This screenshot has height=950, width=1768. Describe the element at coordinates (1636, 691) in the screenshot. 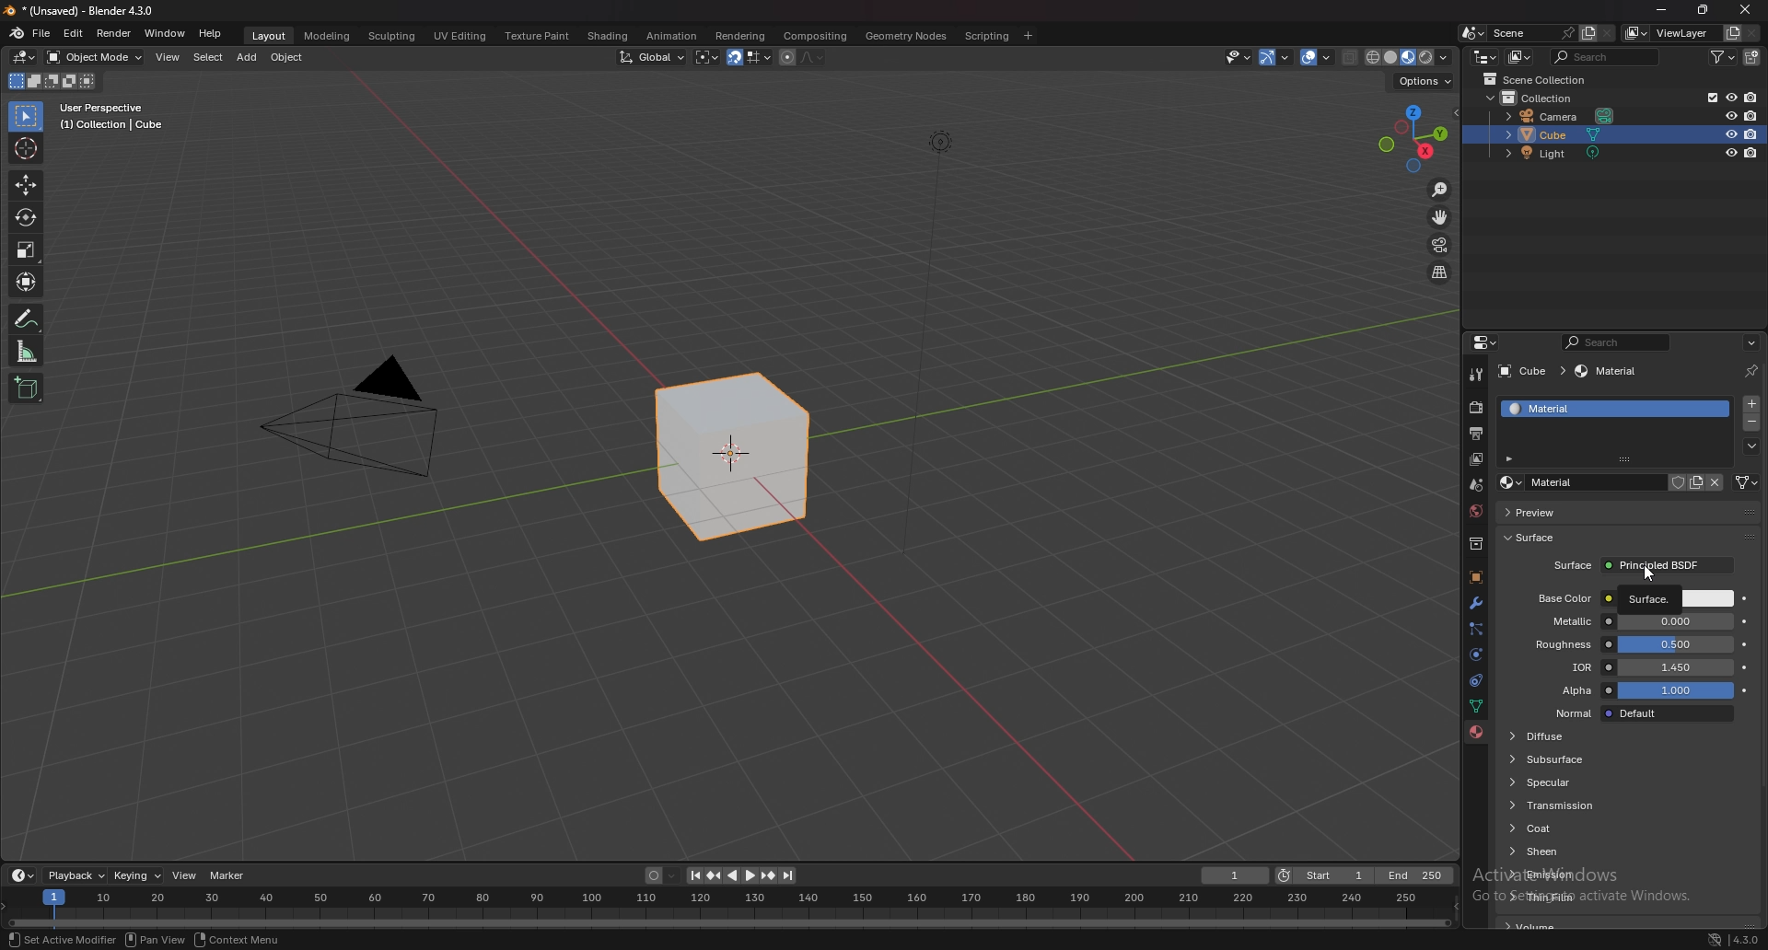

I see `alpha` at that location.